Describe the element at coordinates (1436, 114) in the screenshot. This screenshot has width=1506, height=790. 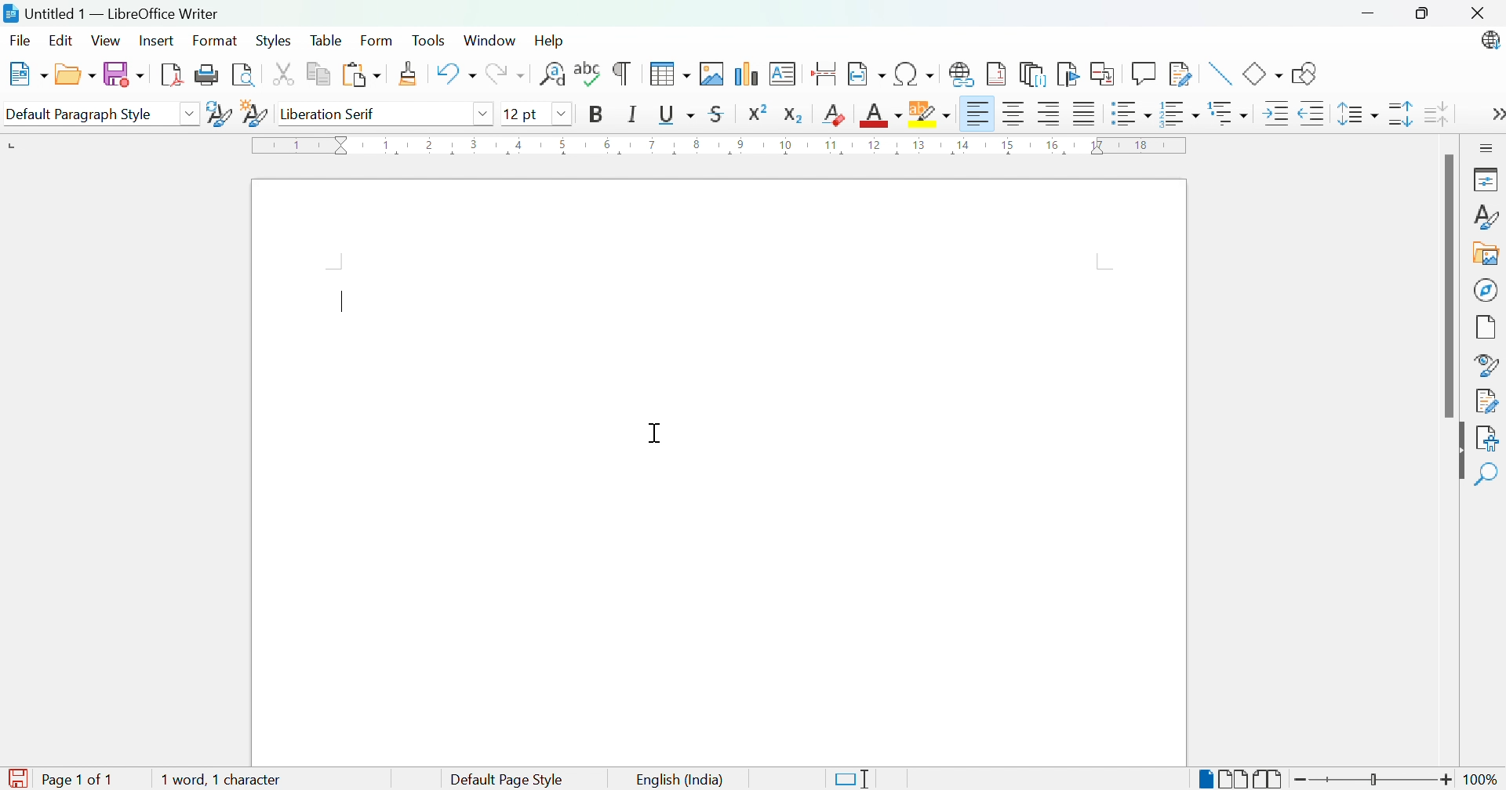
I see `Decrease paragraph spacing` at that location.